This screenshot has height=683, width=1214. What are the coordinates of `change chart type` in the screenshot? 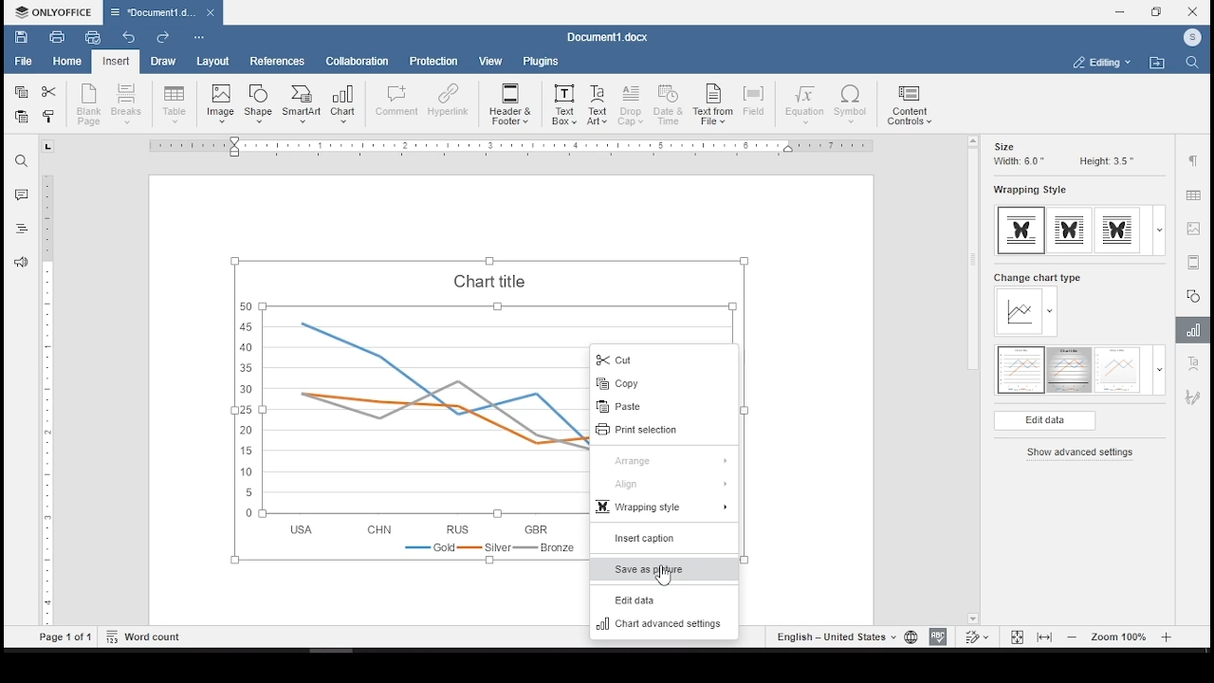 It's located at (1038, 305).